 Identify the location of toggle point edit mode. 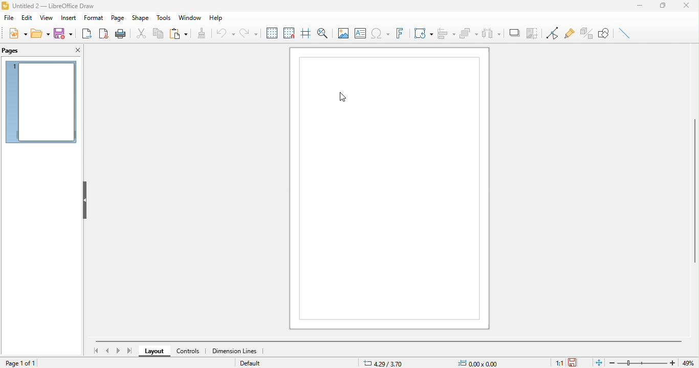
(552, 34).